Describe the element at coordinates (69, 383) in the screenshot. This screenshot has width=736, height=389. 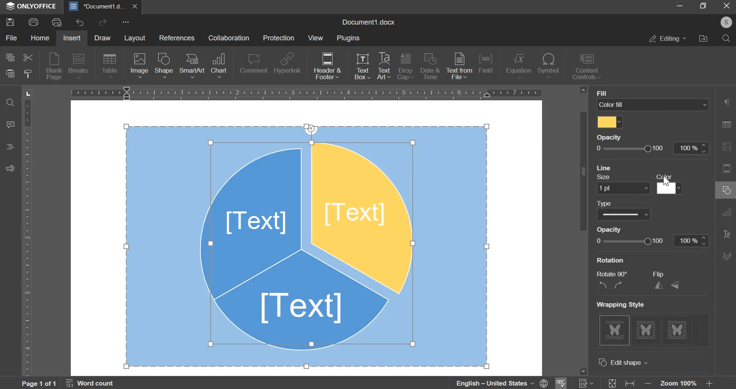
I see `page and word count` at that location.